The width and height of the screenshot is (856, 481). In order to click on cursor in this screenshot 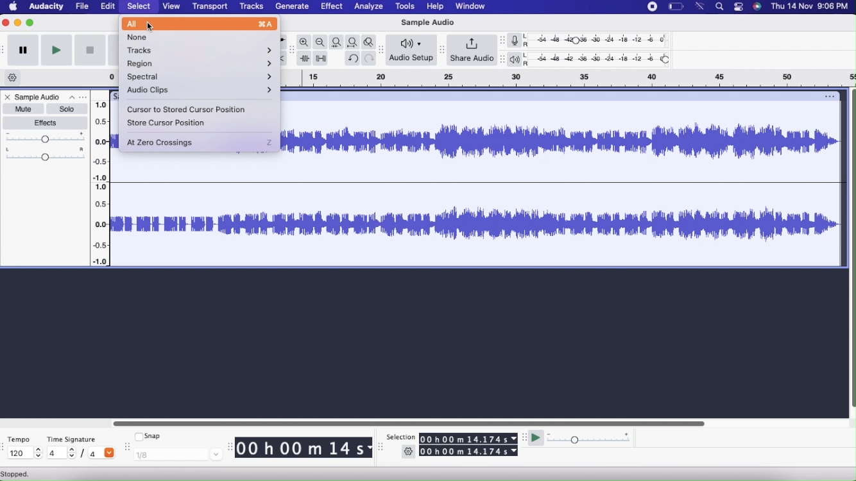, I will do `click(151, 27)`.